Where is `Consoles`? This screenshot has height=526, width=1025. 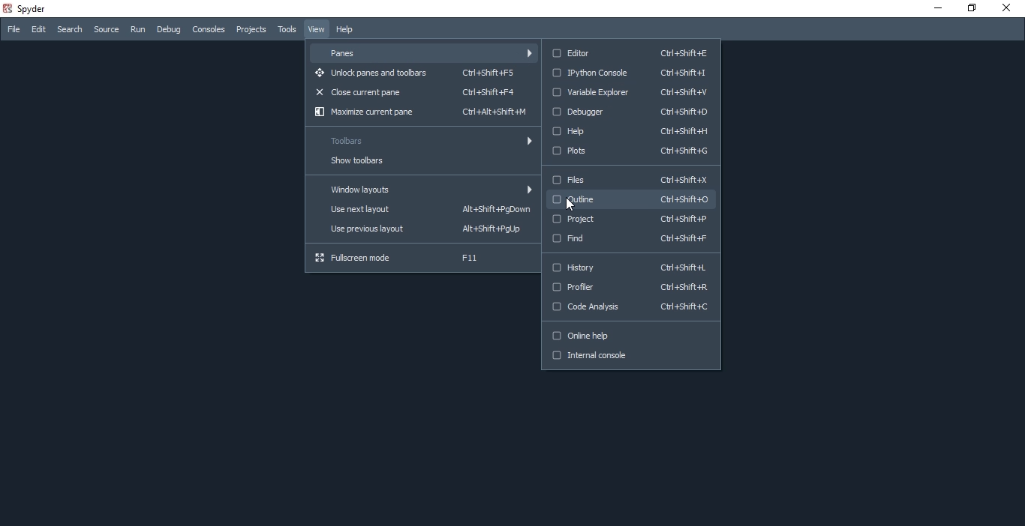
Consoles is located at coordinates (210, 28).